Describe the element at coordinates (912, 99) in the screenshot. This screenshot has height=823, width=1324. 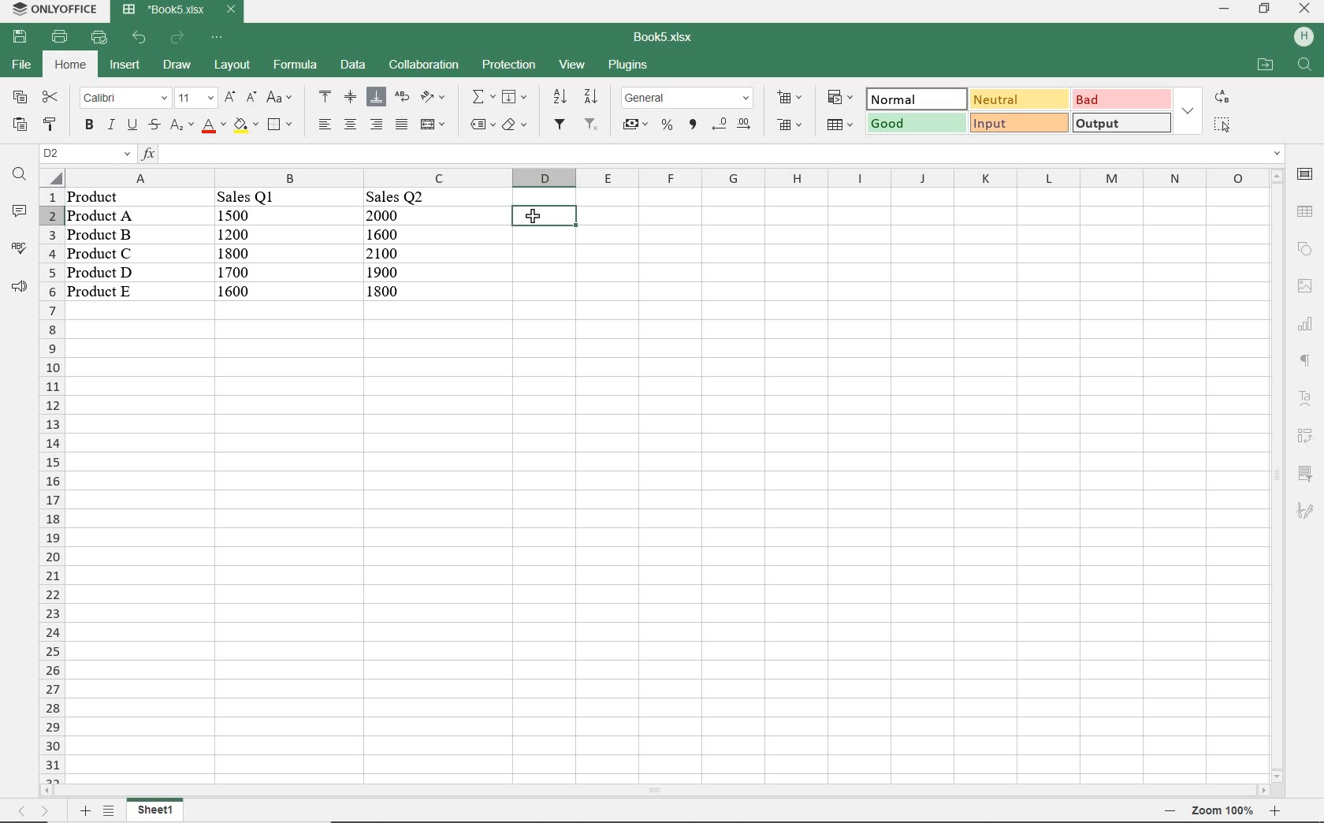
I see `normal` at that location.